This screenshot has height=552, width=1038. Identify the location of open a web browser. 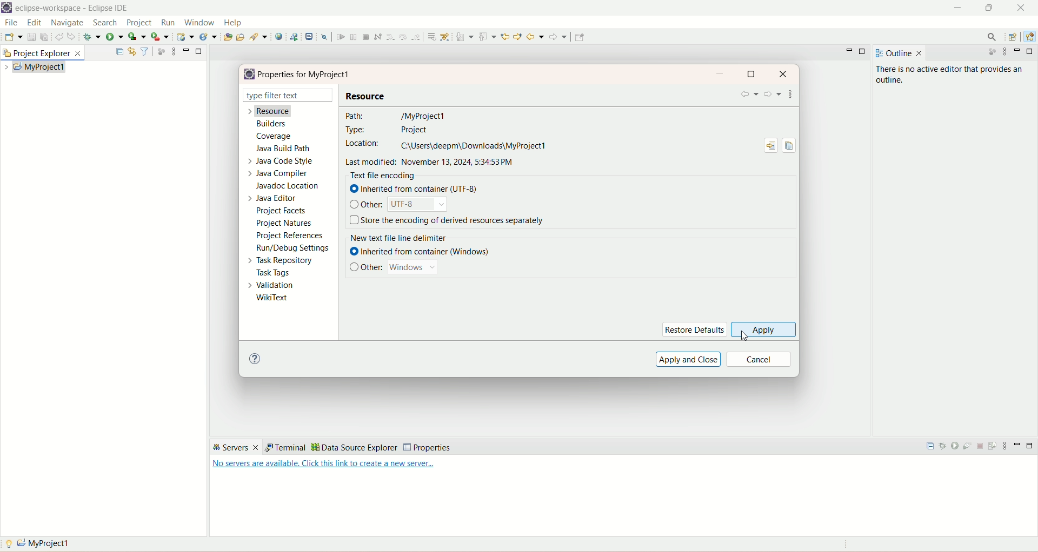
(281, 37).